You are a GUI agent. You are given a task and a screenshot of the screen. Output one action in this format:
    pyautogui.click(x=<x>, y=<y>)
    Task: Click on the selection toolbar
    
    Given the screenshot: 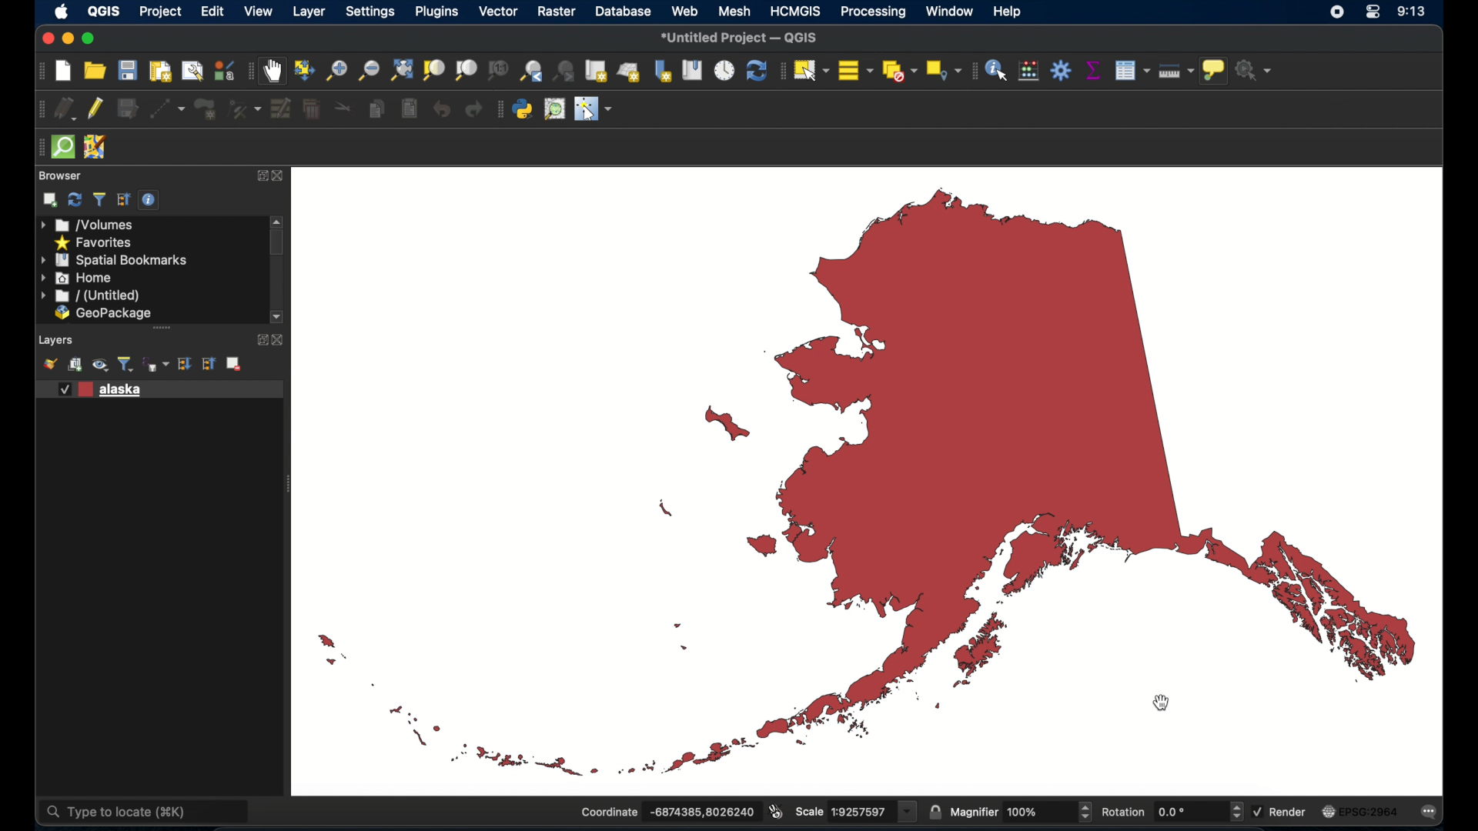 What is the action you would take?
    pyautogui.click(x=781, y=70)
    